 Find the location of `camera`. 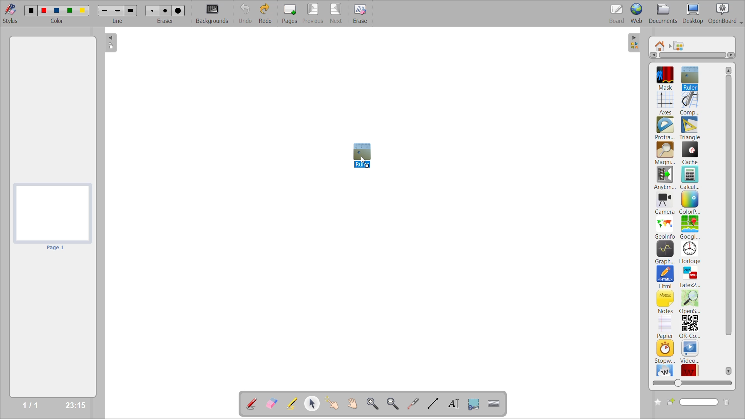

camera is located at coordinates (665, 204).